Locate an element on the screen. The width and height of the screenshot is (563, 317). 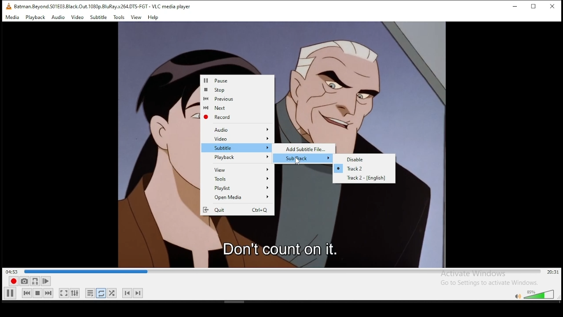
fast forward is located at coordinates (49, 294).